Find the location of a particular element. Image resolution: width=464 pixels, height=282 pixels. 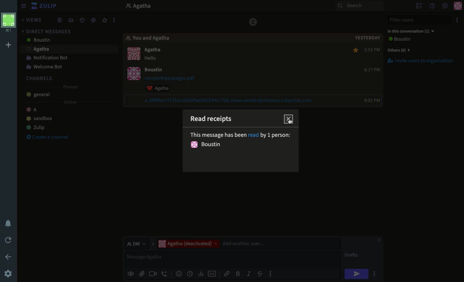

General is located at coordinates (39, 95).